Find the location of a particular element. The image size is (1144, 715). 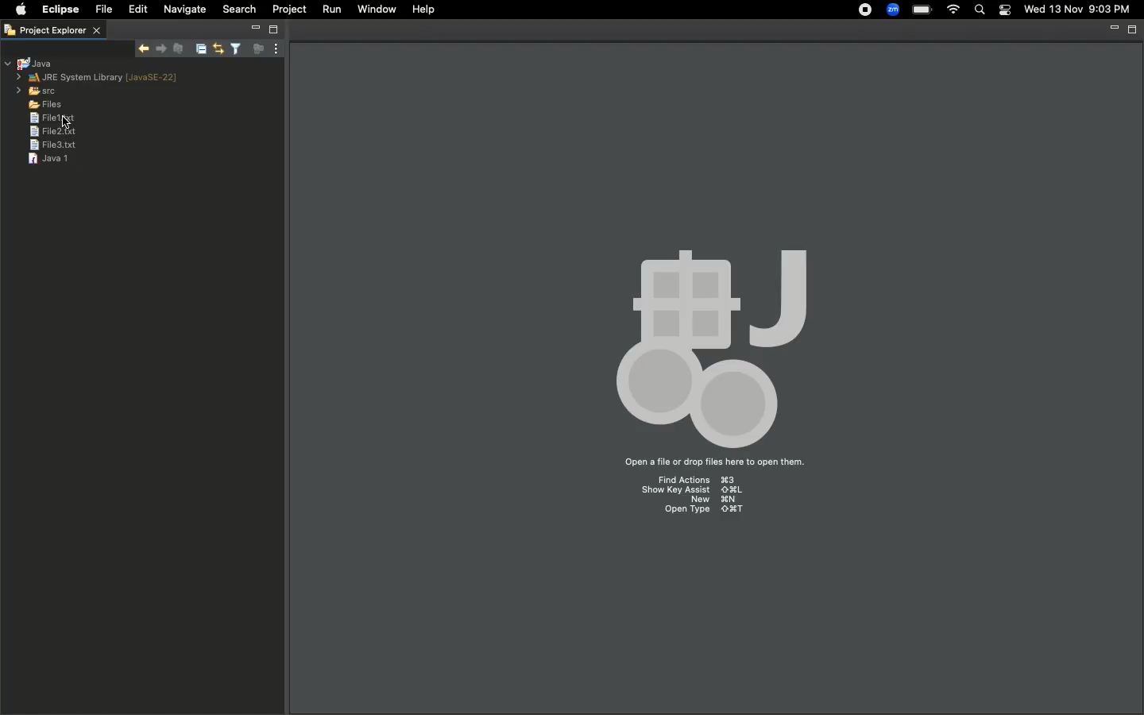

Run is located at coordinates (330, 10).